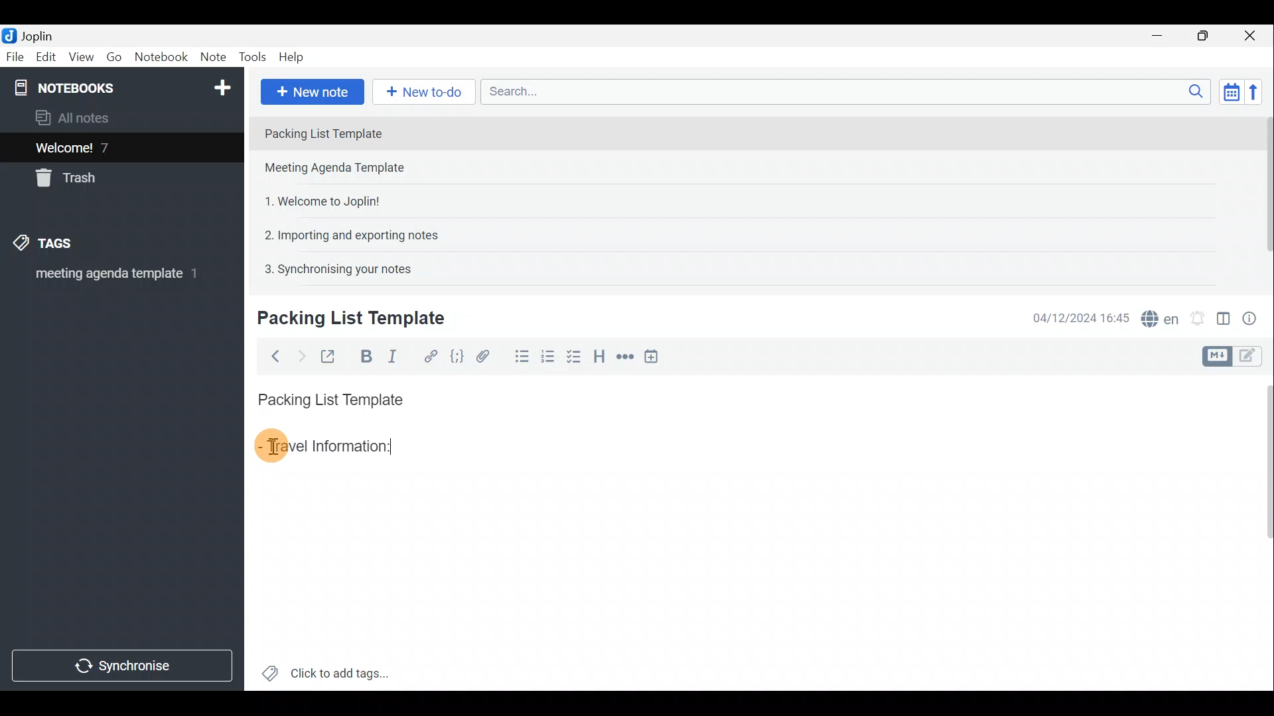  I want to click on Close, so click(1254, 35).